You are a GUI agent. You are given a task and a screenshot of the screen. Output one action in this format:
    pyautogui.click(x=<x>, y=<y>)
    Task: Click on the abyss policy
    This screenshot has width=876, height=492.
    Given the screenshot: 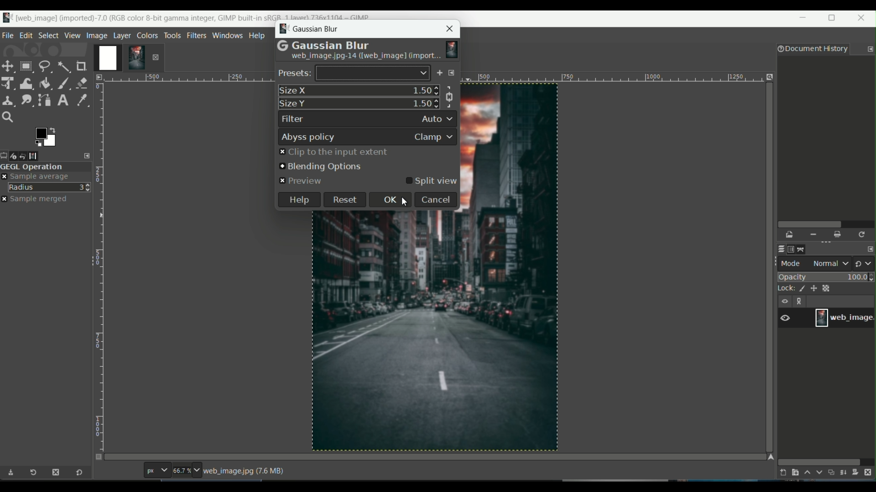 What is the action you would take?
    pyautogui.click(x=308, y=138)
    